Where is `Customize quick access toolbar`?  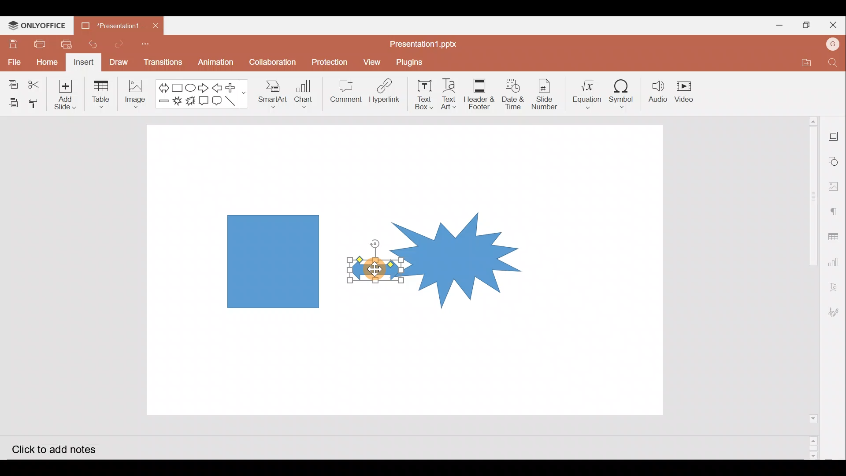 Customize quick access toolbar is located at coordinates (150, 44).